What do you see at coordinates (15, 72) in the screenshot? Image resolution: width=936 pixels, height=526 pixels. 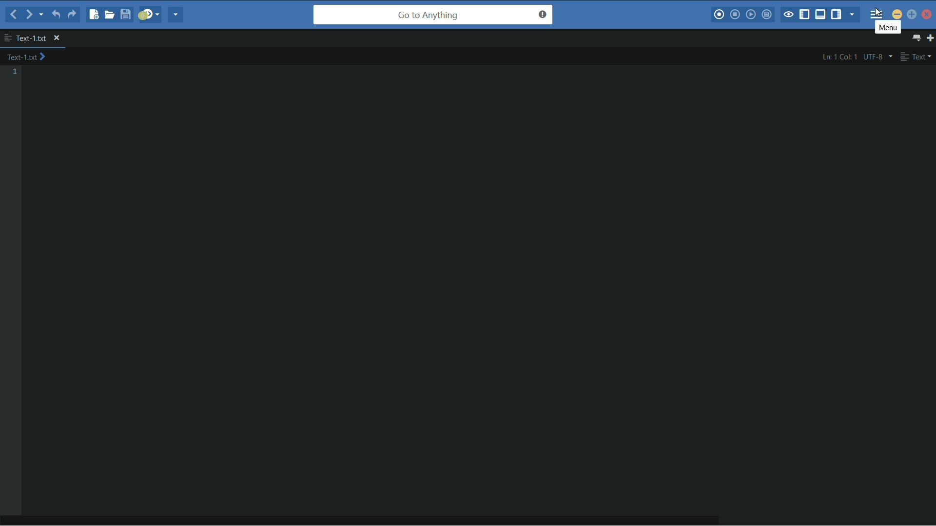 I see `line number` at bounding box center [15, 72].